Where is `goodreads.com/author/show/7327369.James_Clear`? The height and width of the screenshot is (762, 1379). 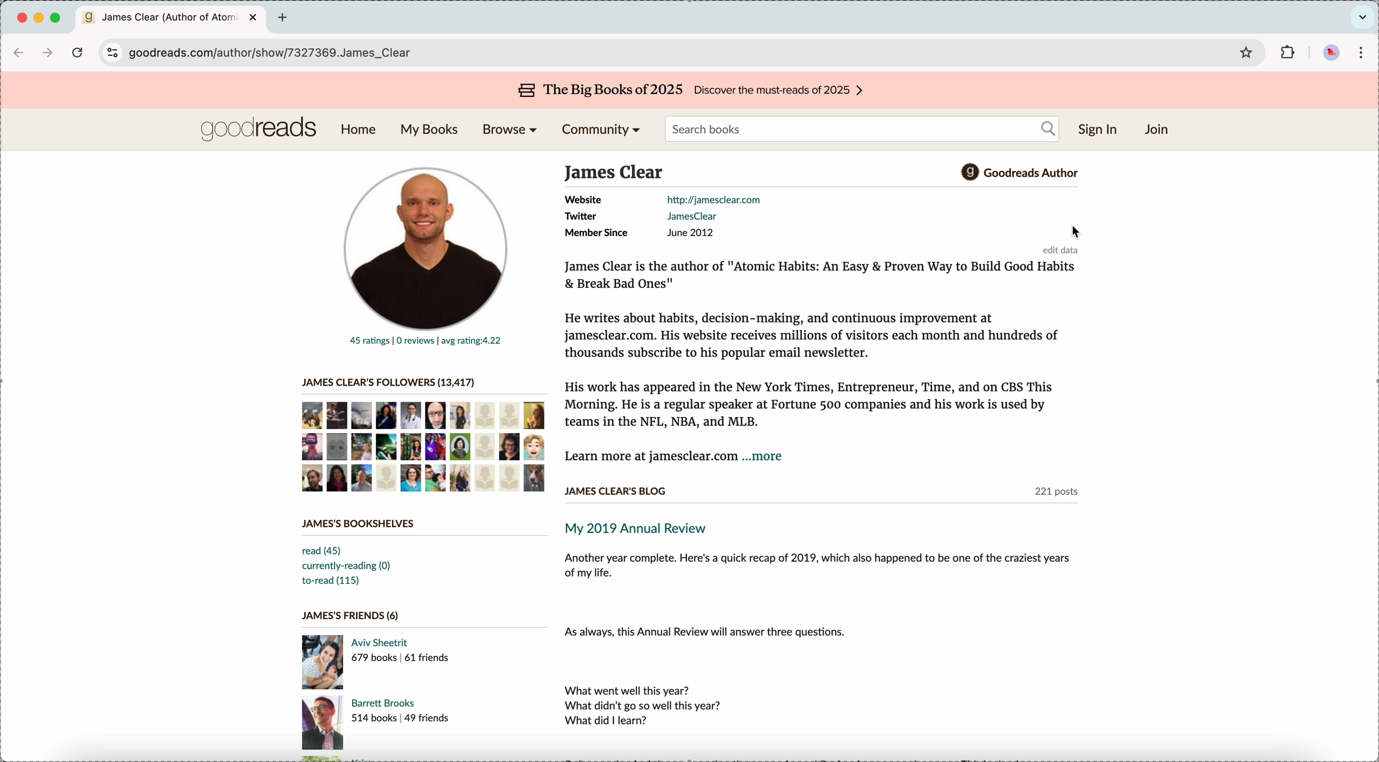 goodreads.com/author/show/7327369.James_Clear is located at coordinates (280, 53).